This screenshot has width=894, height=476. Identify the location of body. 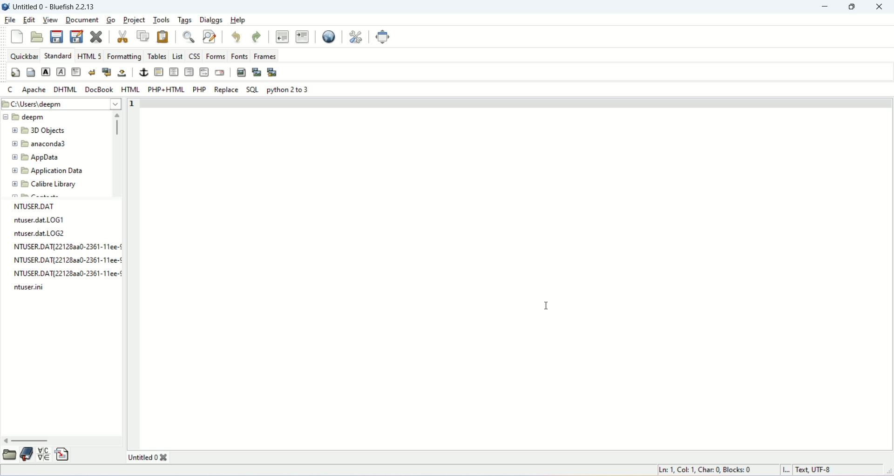
(31, 72).